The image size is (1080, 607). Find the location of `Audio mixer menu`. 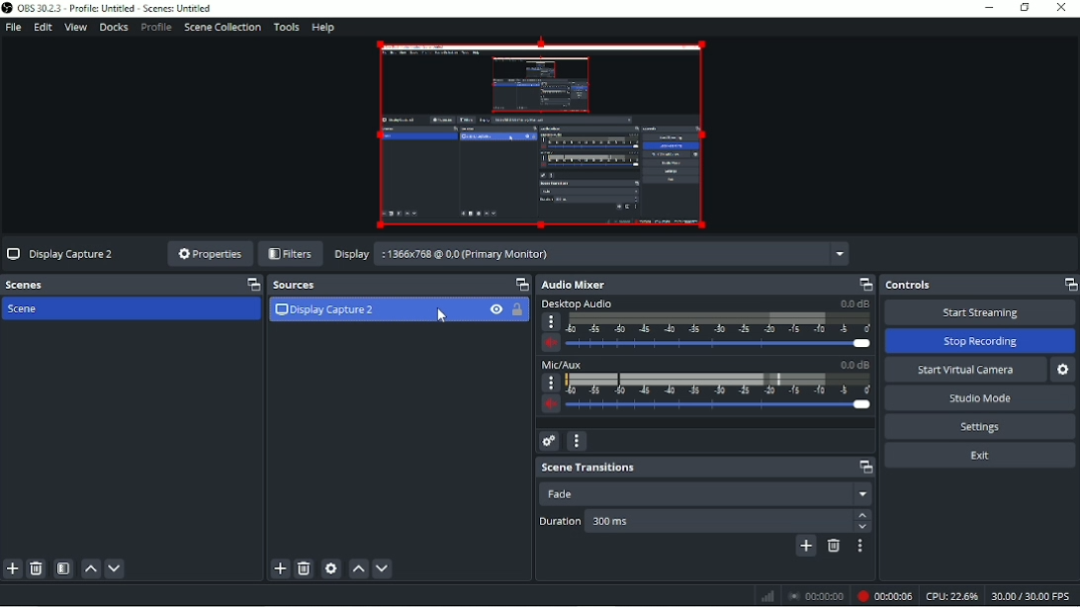

Audio mixer menu is located at coordinates (577, 441).